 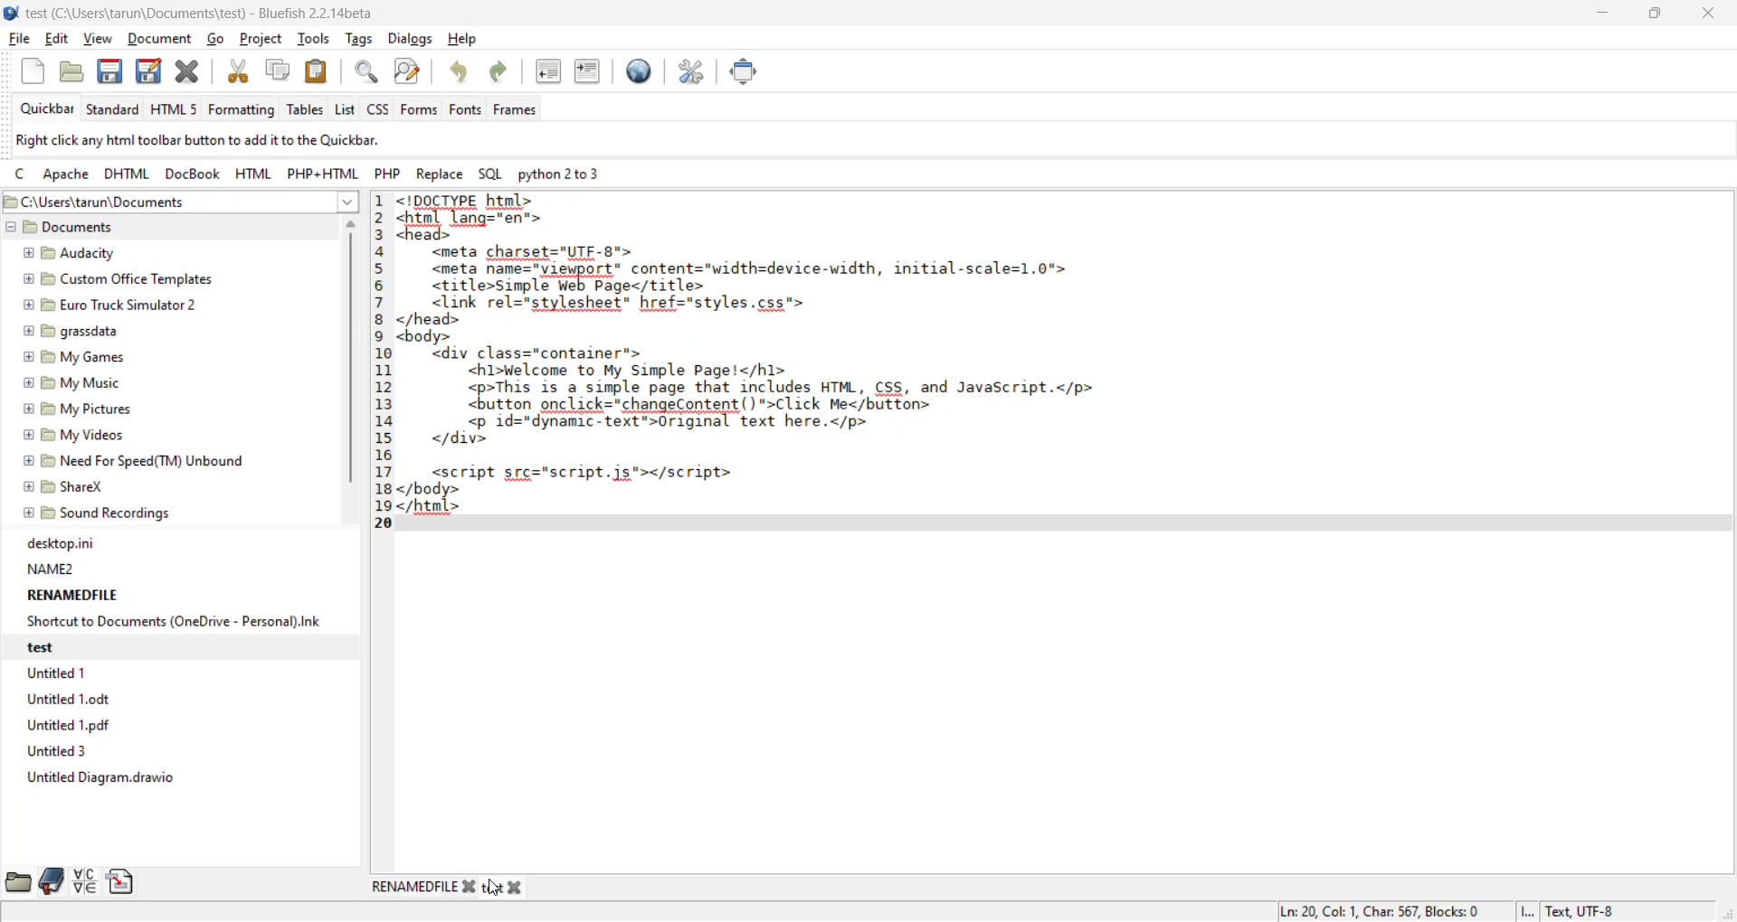 What do you see at coordinates (73, 73) in the screenshot?
I see `open` at bounding box center [73, 73].